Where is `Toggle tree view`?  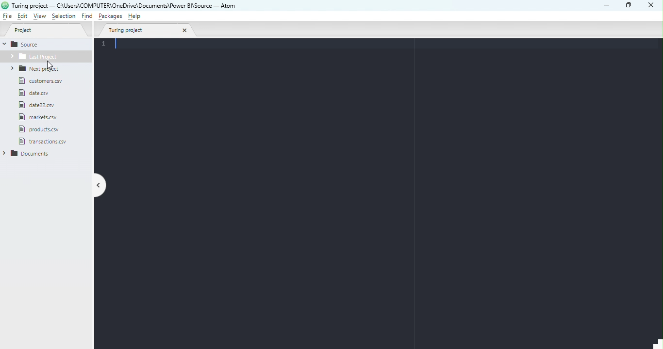 Toggle tree view is located at coordinates (101, 186).